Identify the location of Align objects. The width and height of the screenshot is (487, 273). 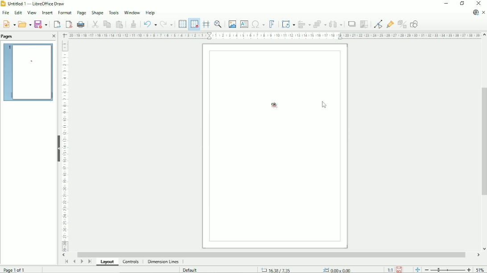
(304, 24).